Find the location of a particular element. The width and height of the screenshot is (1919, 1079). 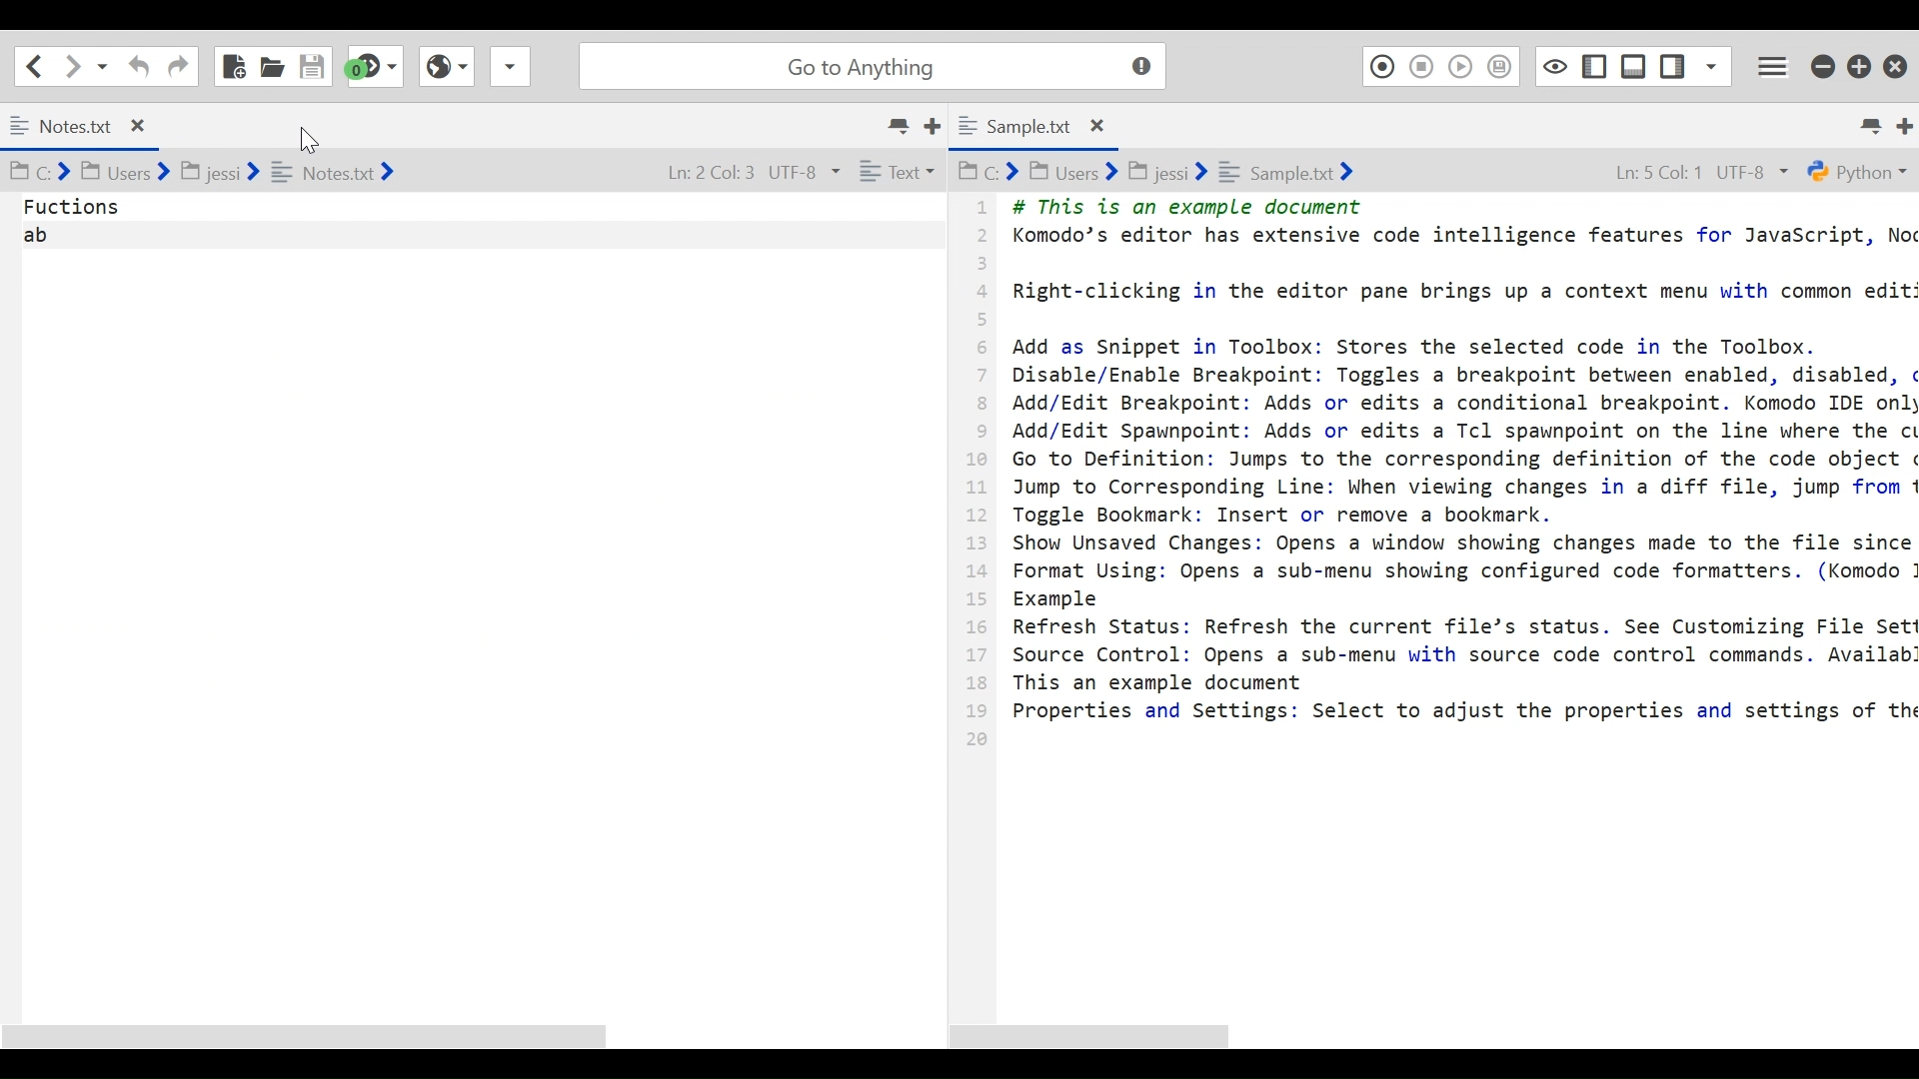

Ln: 5 Col: 1 is located at coordinates (1654, 172).